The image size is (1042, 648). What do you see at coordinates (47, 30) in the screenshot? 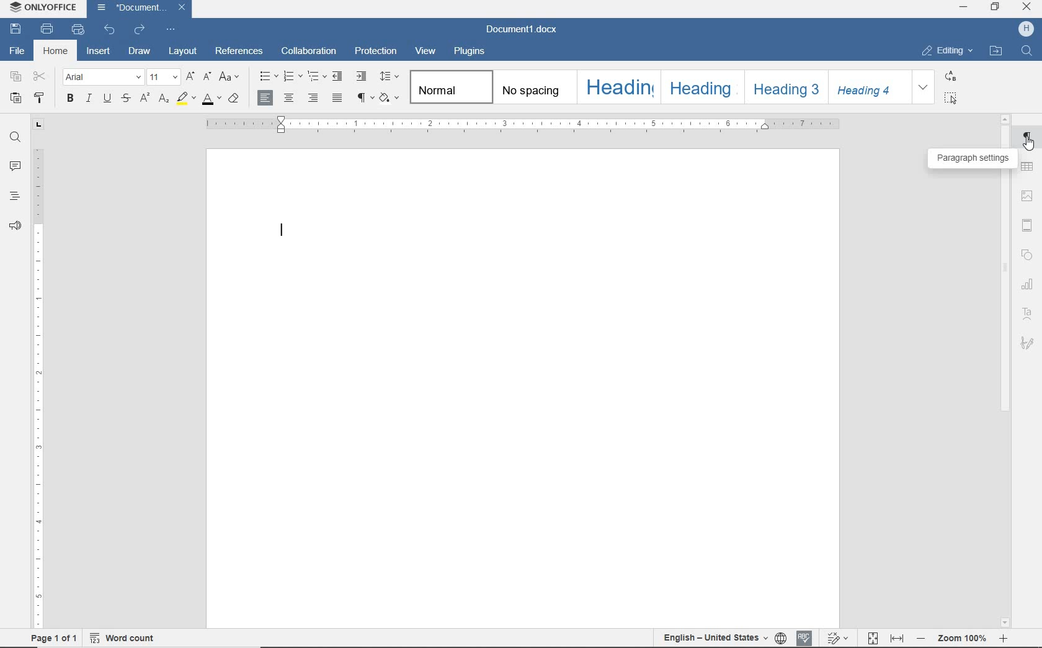
I see `print file` at bounding box center [47, 30].